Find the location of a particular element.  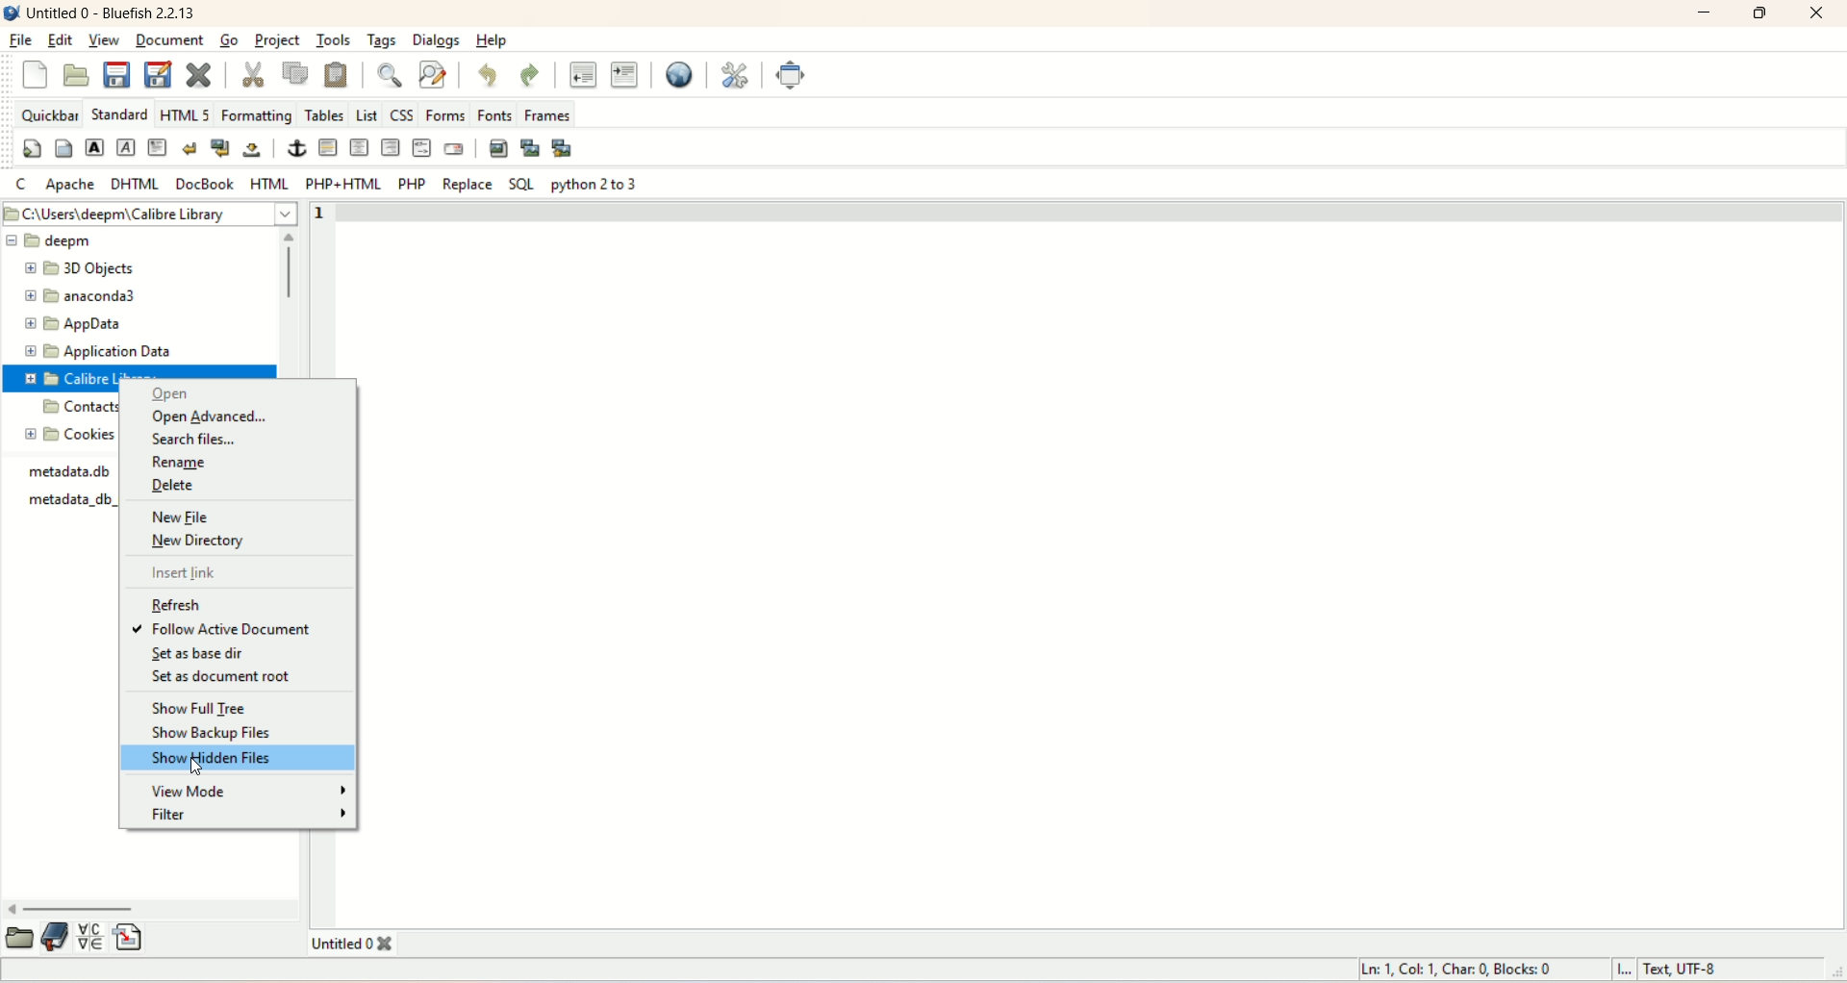

text is located at coordinates (76, 492).